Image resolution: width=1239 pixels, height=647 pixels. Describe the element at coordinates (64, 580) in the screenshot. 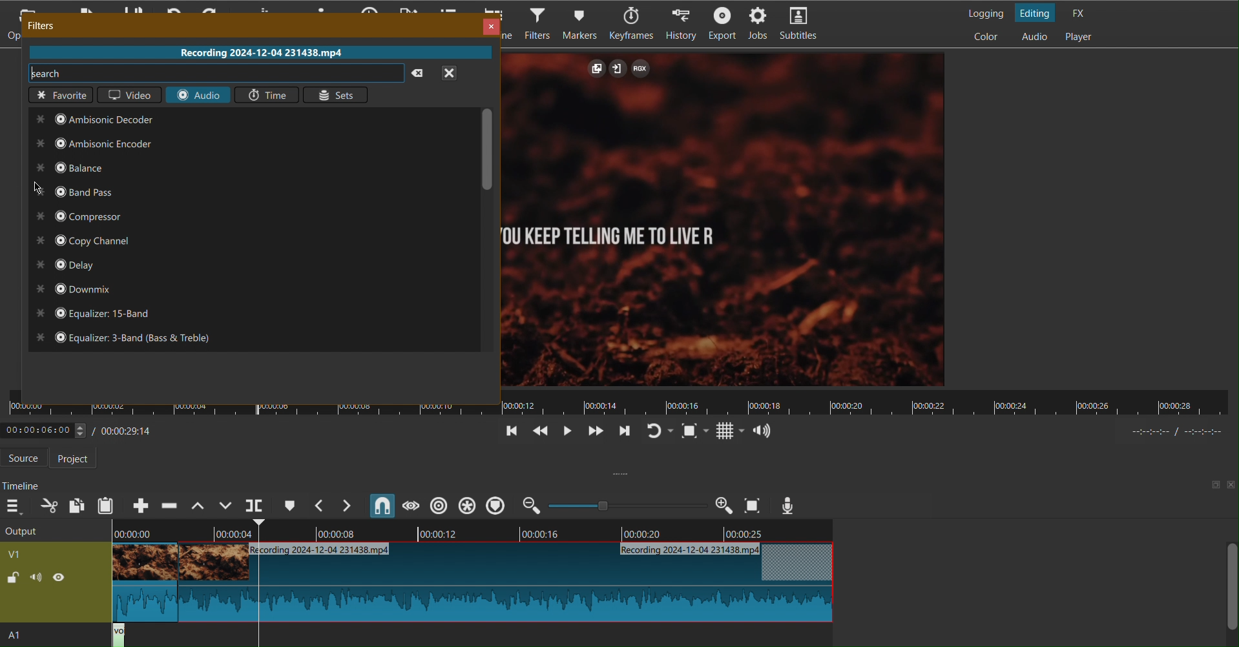

I see `view` at that location.